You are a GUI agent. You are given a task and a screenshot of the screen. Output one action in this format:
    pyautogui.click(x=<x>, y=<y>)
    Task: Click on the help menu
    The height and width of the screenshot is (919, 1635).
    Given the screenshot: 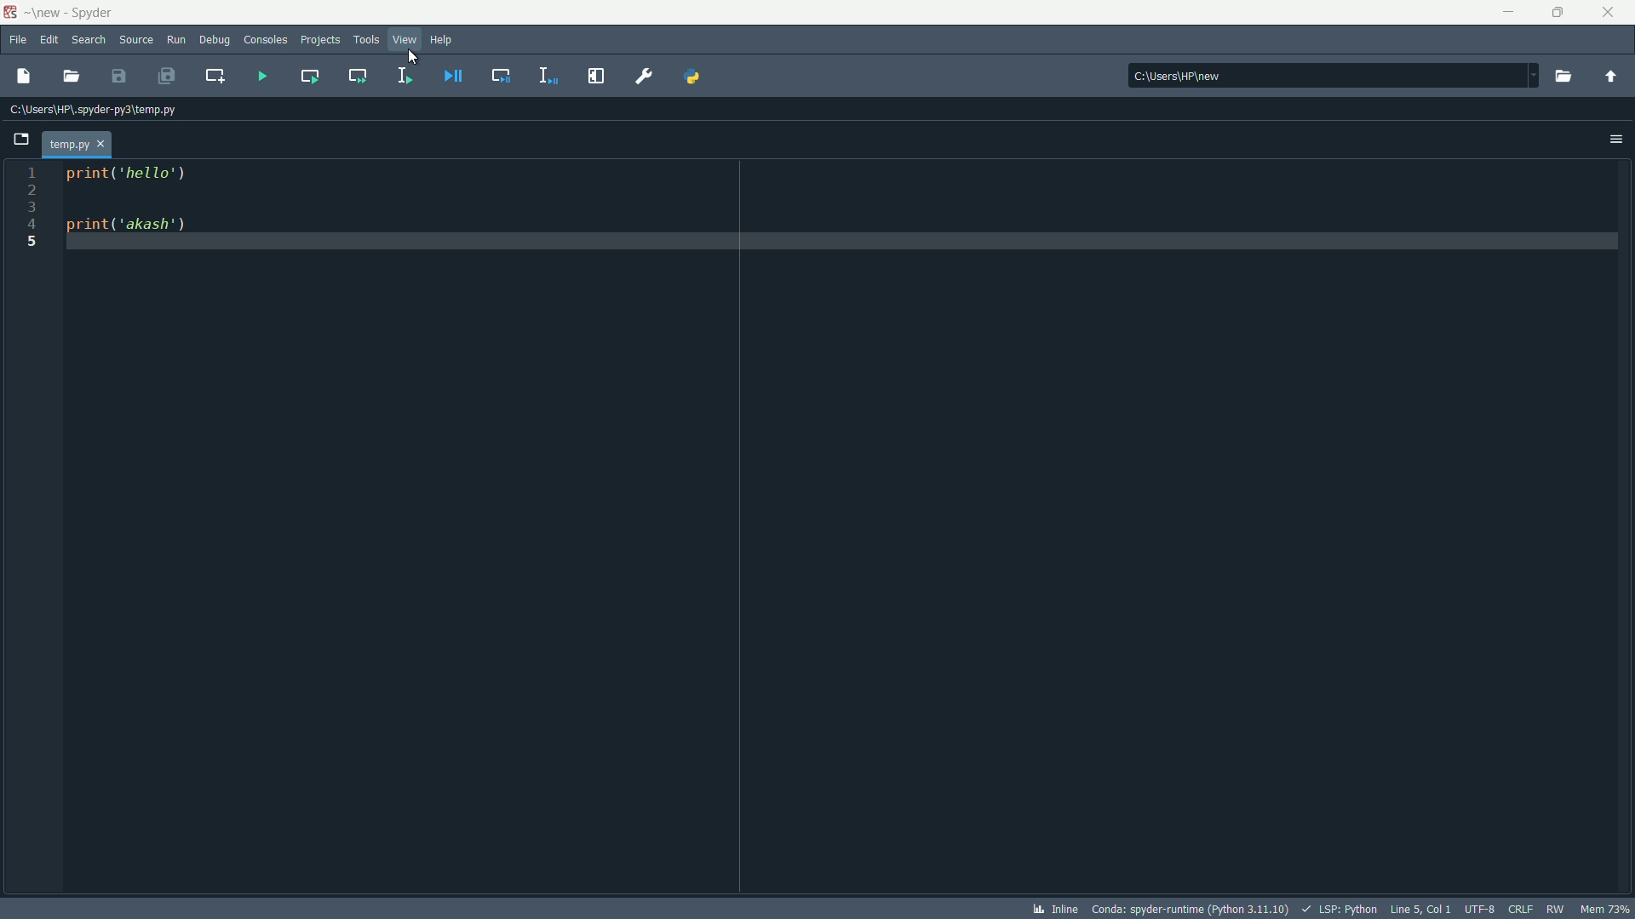 What is the action you would take?
    pyautogui.click(x=439, y=41)
    